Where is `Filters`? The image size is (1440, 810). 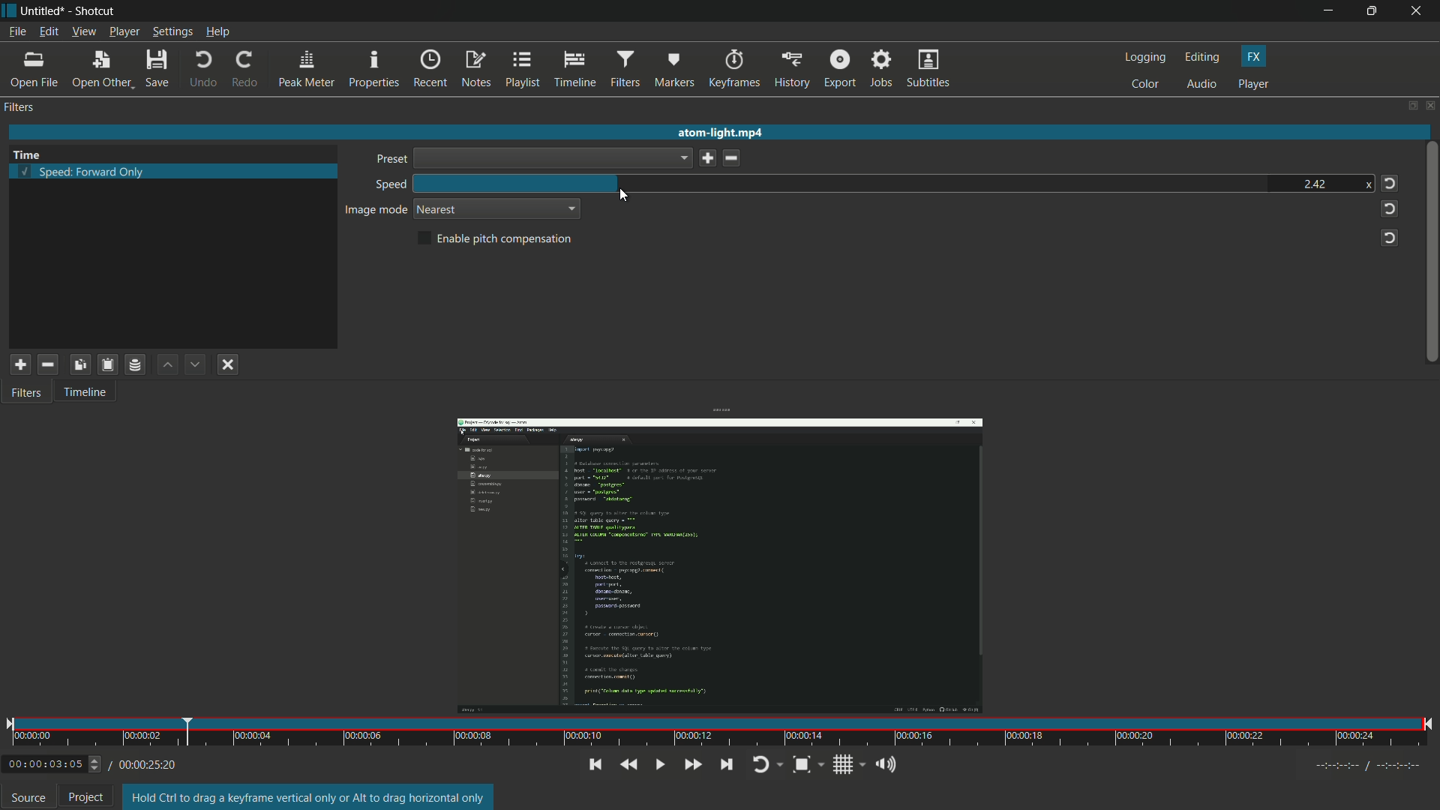
Filters is located at coordinates (32, 397).